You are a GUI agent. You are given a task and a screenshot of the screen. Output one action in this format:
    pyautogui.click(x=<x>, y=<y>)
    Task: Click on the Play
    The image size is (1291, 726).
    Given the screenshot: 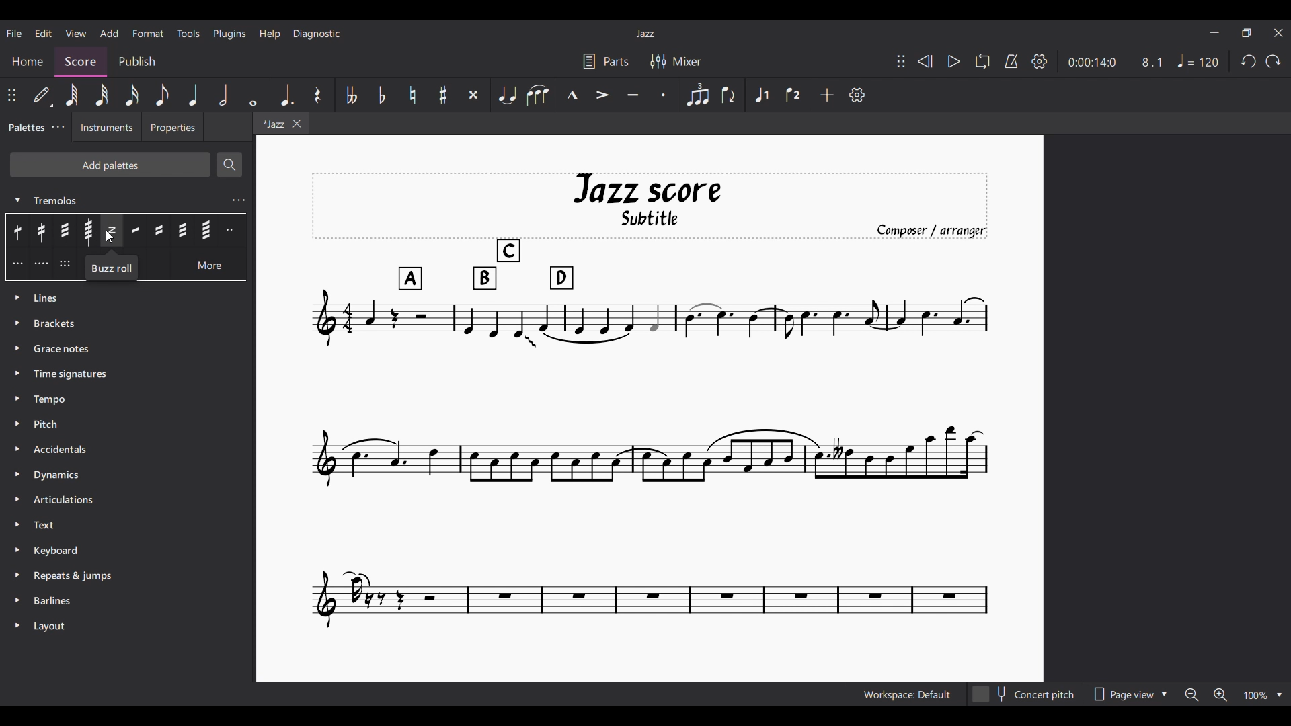 What is the action you would take?
    pyautogui.click(x=954, y=61)
    